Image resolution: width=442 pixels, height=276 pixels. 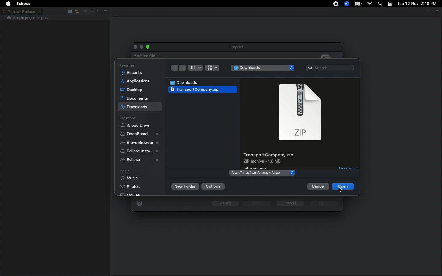 What do you see at coordinates (389, 4) in the screenshot?
I see `control centre` at bounding box center [389, 4].